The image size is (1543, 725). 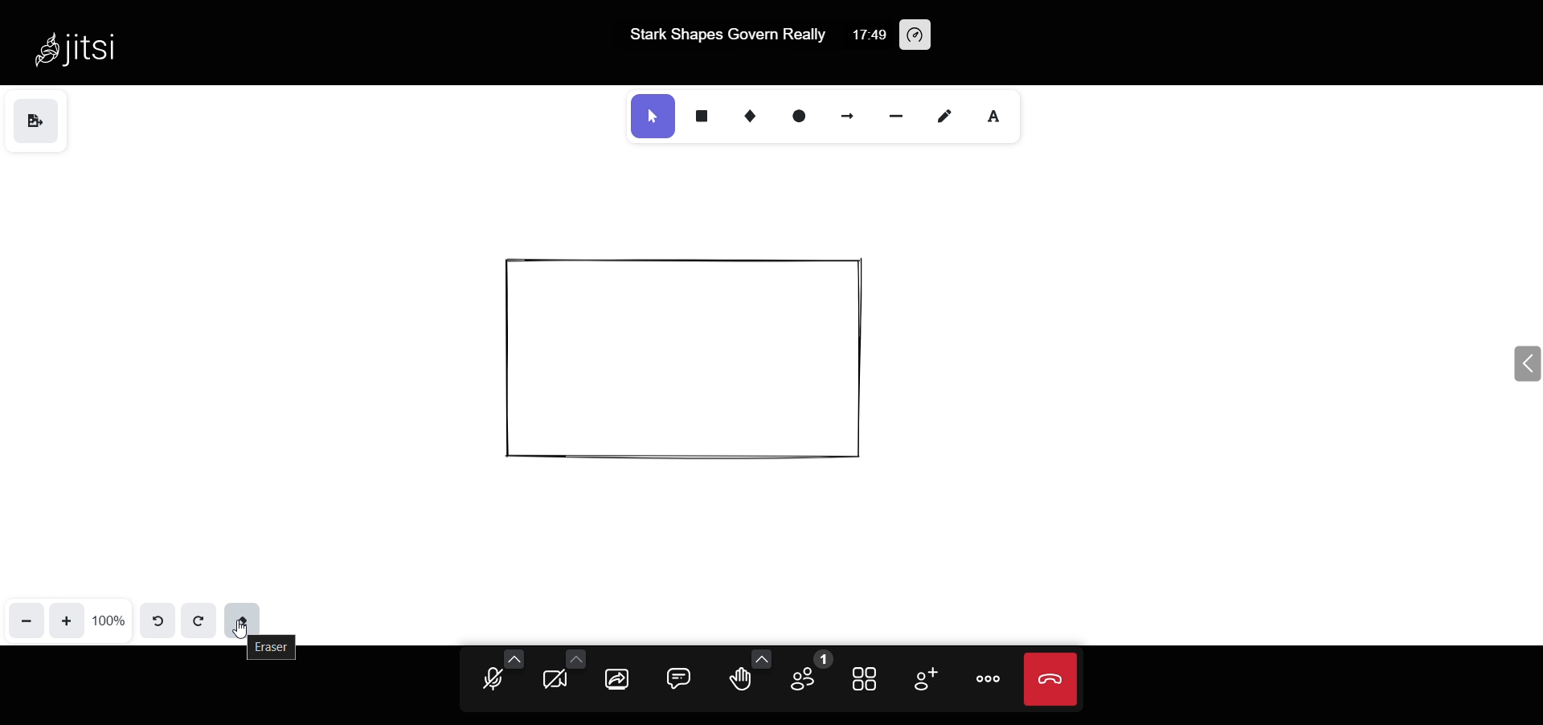 What do you see at coordinates (761, 658) in the screenshot?
I see `more emoji` at bounding box center [761, 658].